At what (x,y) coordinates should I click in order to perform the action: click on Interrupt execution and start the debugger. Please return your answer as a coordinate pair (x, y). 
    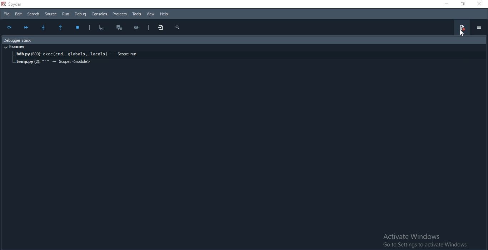
    Looking at the image, I should click on (121, 27).